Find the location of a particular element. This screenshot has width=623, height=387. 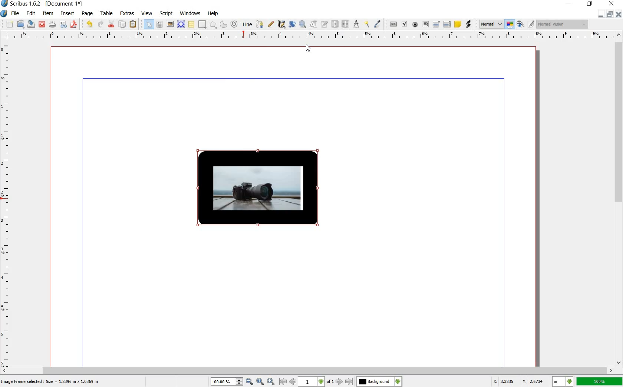

visual appearance of the display is located at coordinates (562, 24).